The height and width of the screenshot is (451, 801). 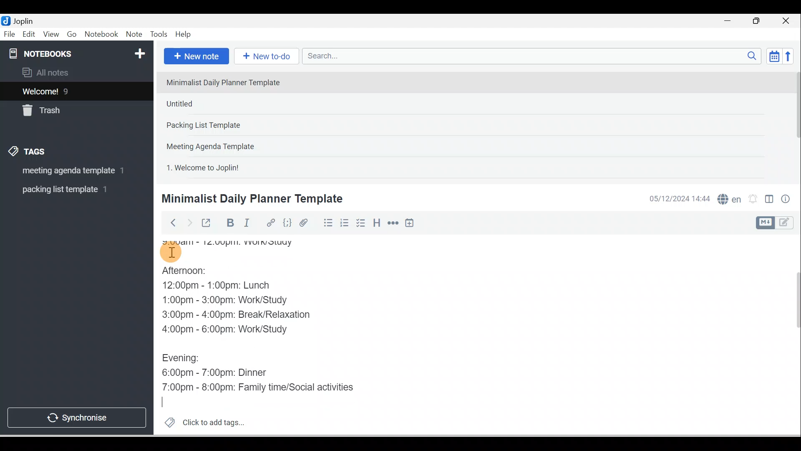 What do you see at coordinates (169, 223) in the screenshot?
I see `Back` at bounding box center [169, 223].